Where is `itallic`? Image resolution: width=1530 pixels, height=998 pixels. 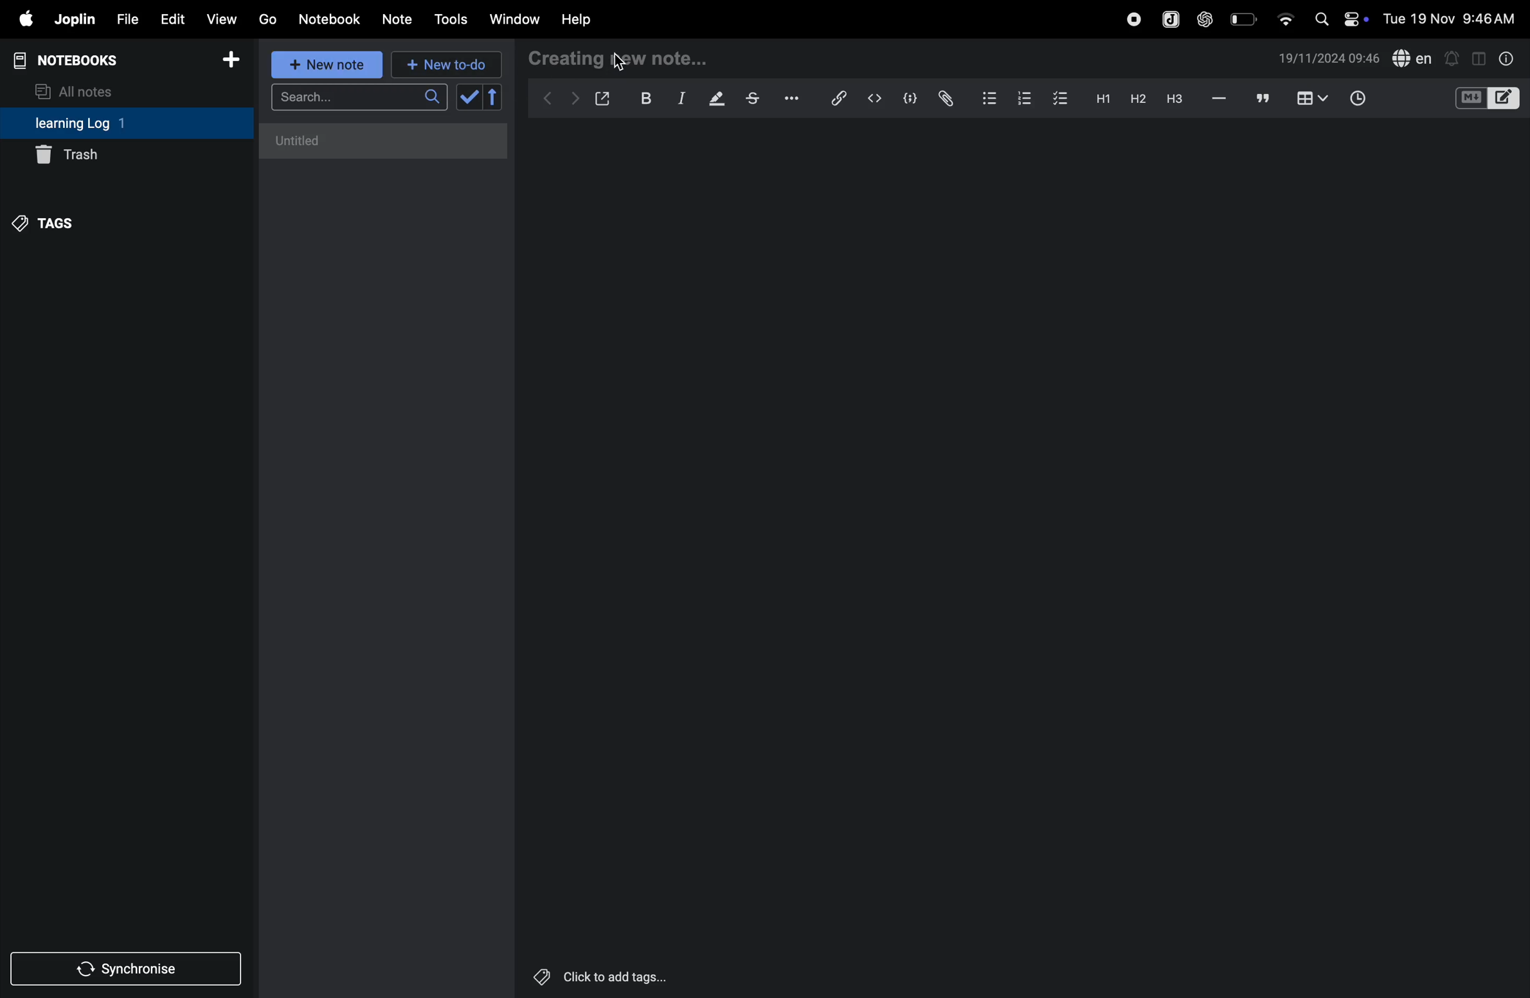
itallic is located at coordinates (679, 99).